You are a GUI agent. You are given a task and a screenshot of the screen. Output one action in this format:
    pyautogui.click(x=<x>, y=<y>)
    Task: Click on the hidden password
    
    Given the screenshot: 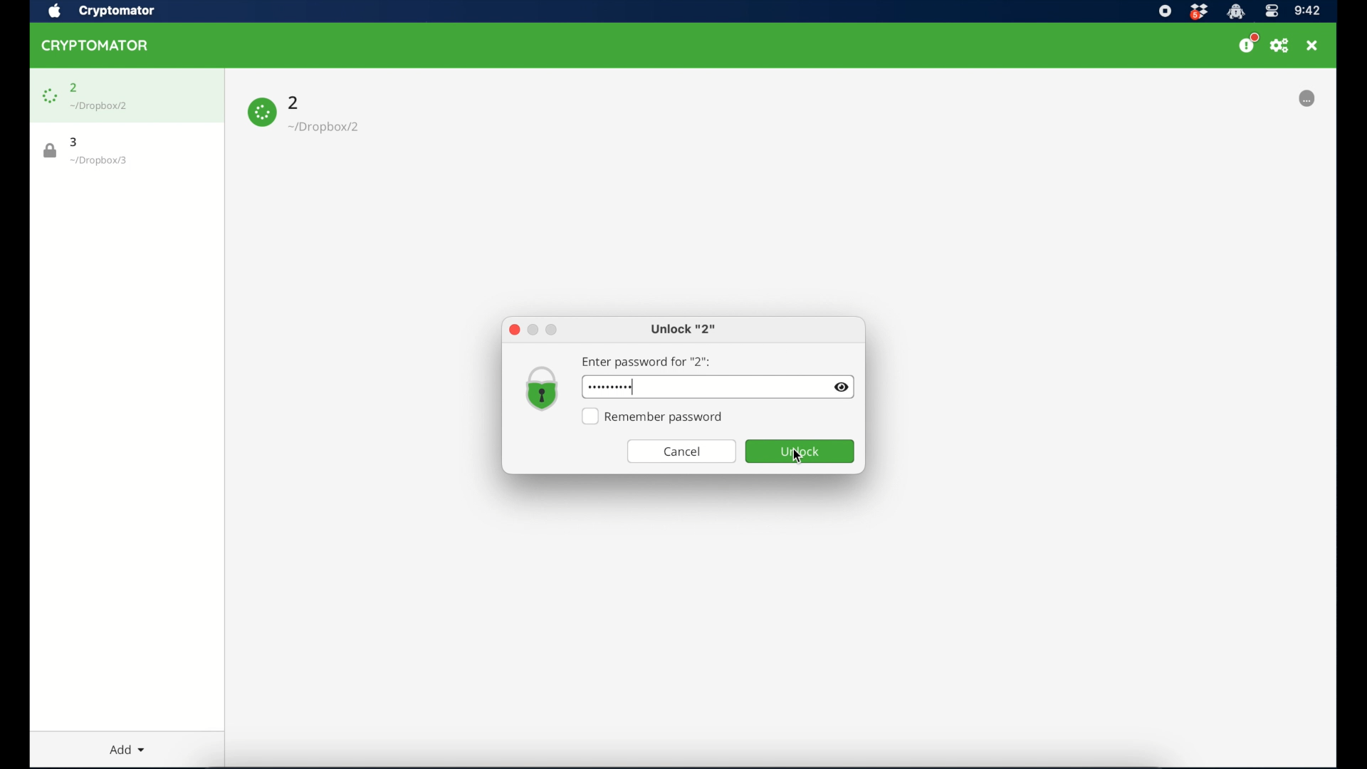 What is the action you would take?
    pyautogui.click(x=612, y=387)
    